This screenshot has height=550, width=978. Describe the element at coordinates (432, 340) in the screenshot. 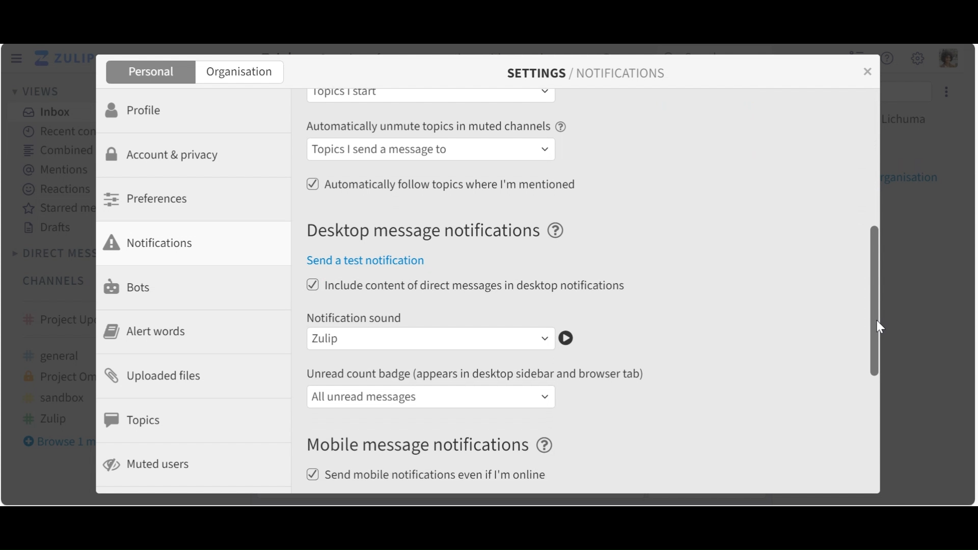

I see `Notification sound dropdown menu` at that location.